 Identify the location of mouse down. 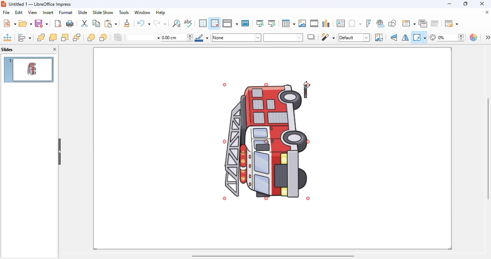
(307, 85).